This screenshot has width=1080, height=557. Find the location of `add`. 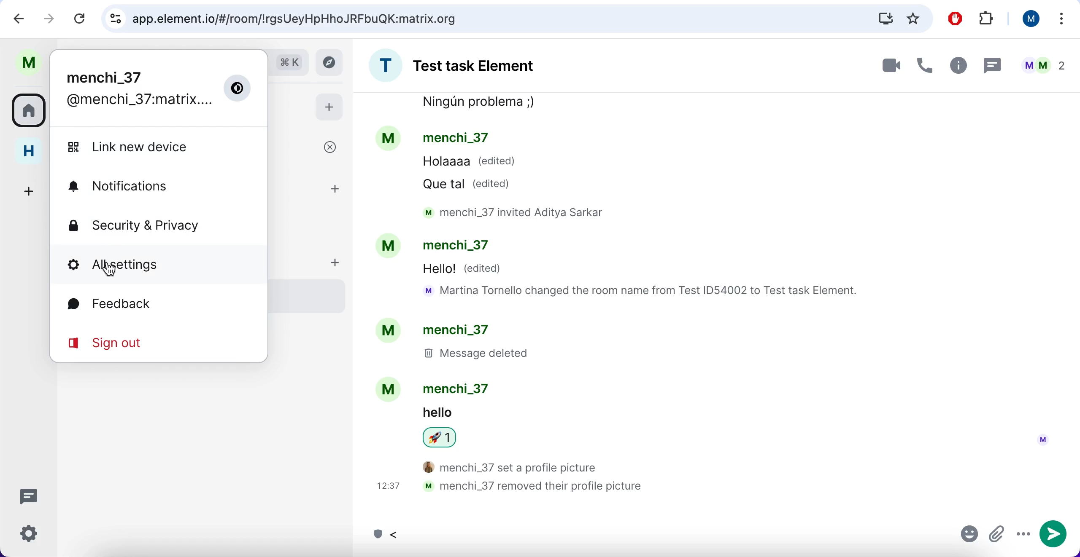

add is located at coordinates (340, 266).